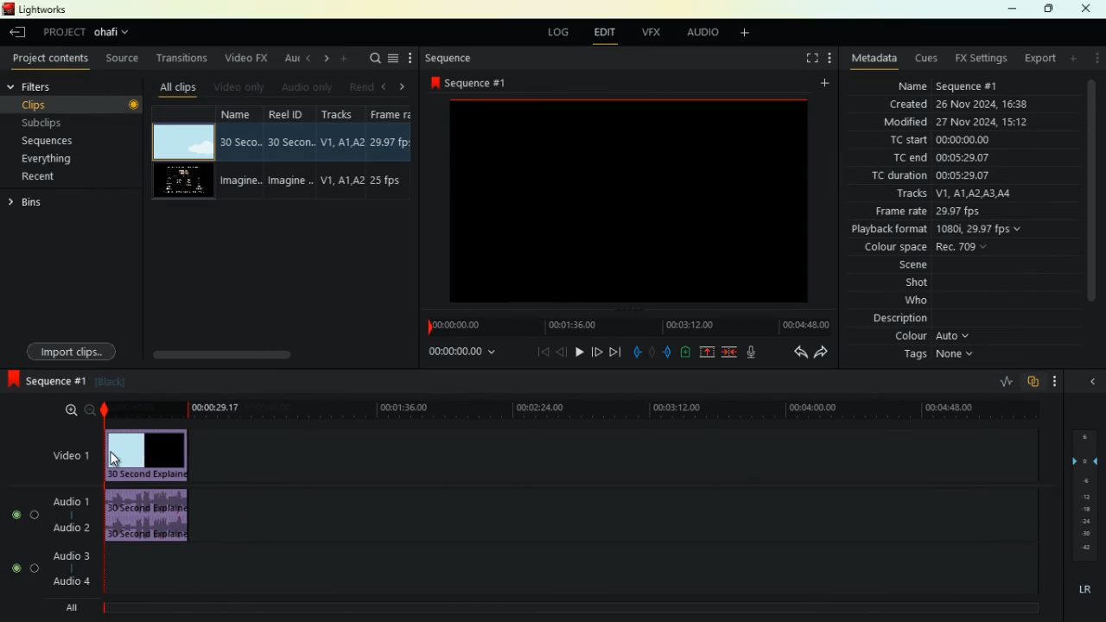 The image size is (1106, 622). I want to click on scene, so click(916, 265).